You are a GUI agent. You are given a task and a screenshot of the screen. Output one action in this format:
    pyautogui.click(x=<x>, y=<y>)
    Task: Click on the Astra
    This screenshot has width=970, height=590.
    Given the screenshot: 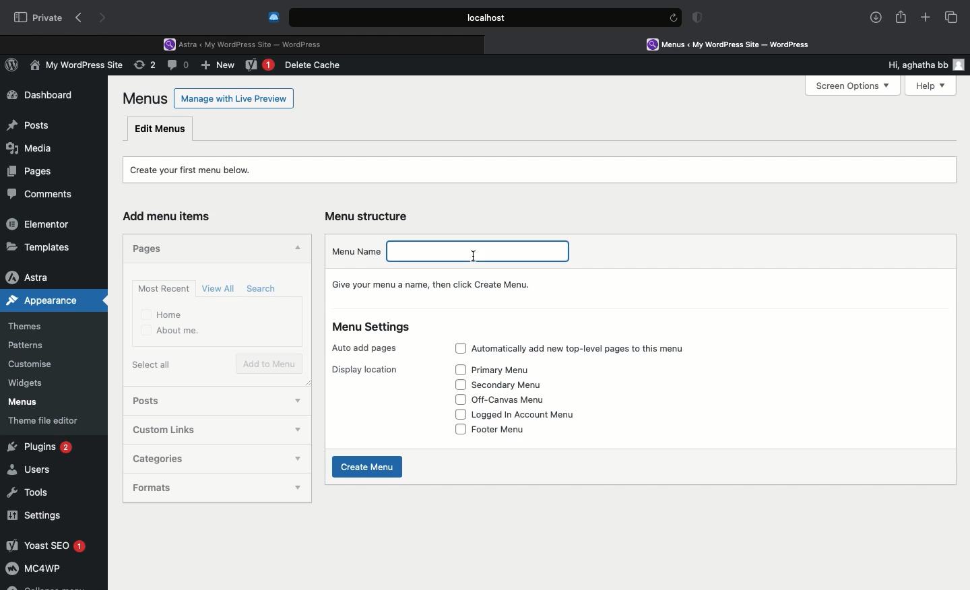 What is the action you would take?
    pyautogui.click(x=40, y=277)
    